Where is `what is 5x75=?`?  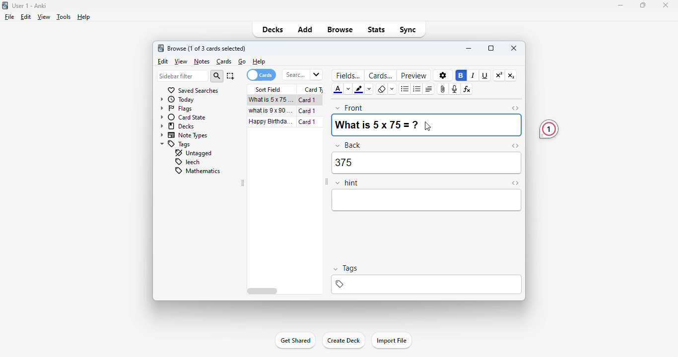
what is 5x75=? is located at coordinates (271, 100).